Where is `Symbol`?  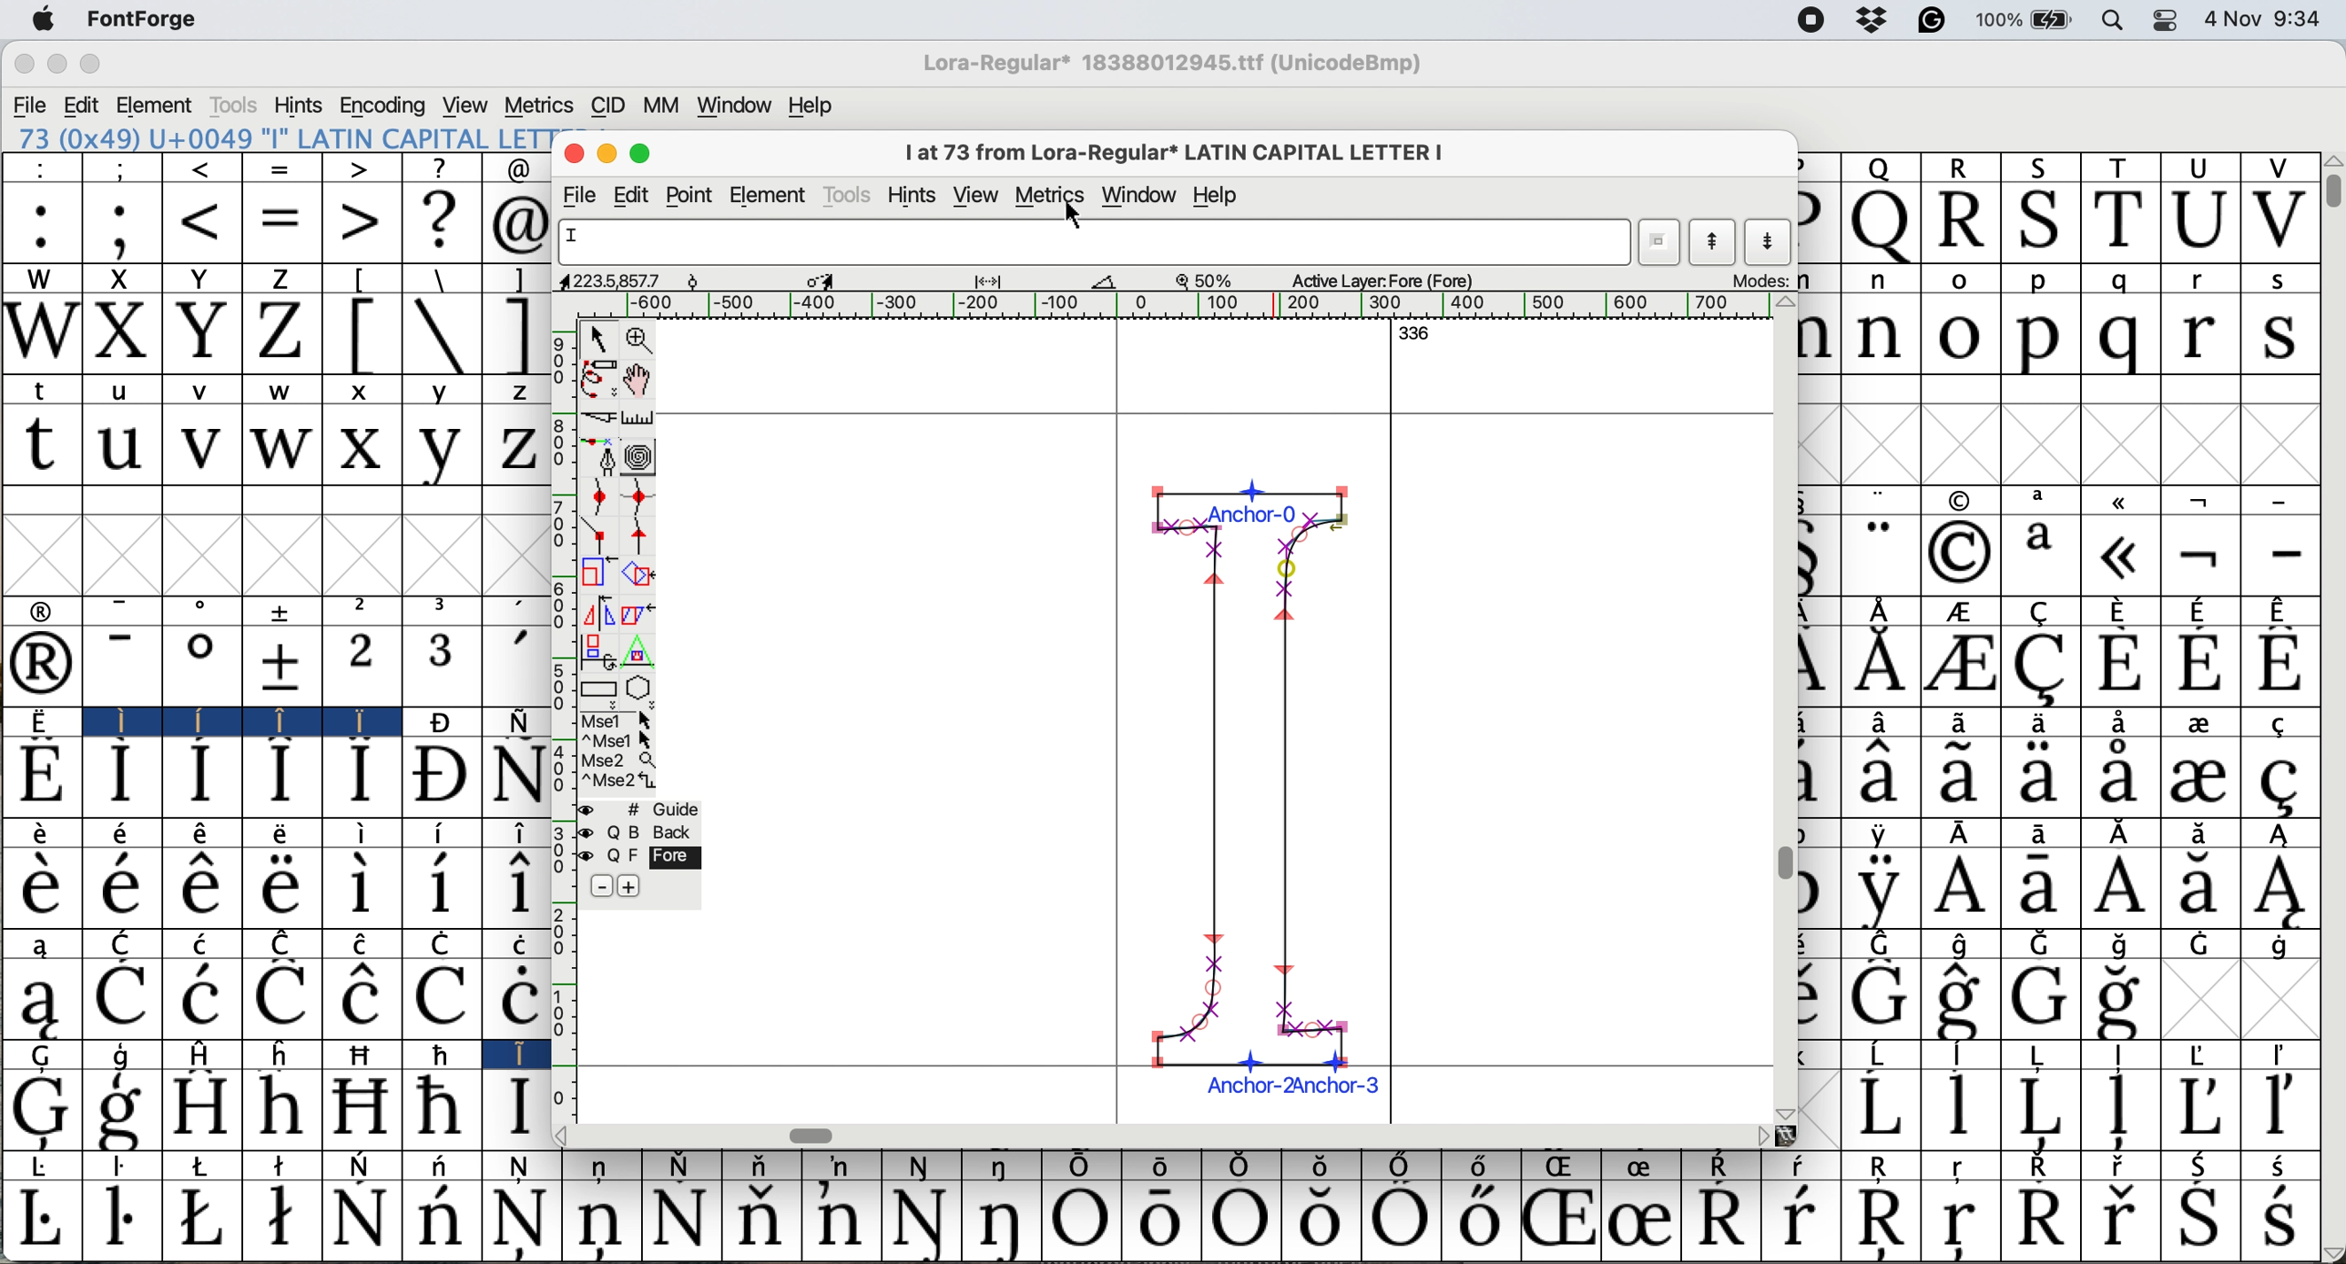
Symbol is located at coordinates (1876, 663).